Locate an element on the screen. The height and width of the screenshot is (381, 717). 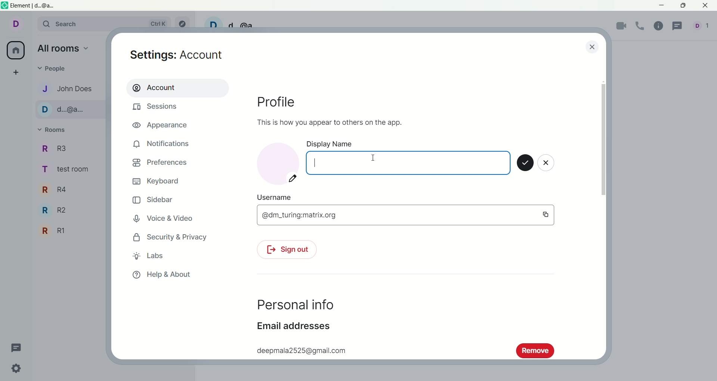
help and about is located at coordinates (162, 275).